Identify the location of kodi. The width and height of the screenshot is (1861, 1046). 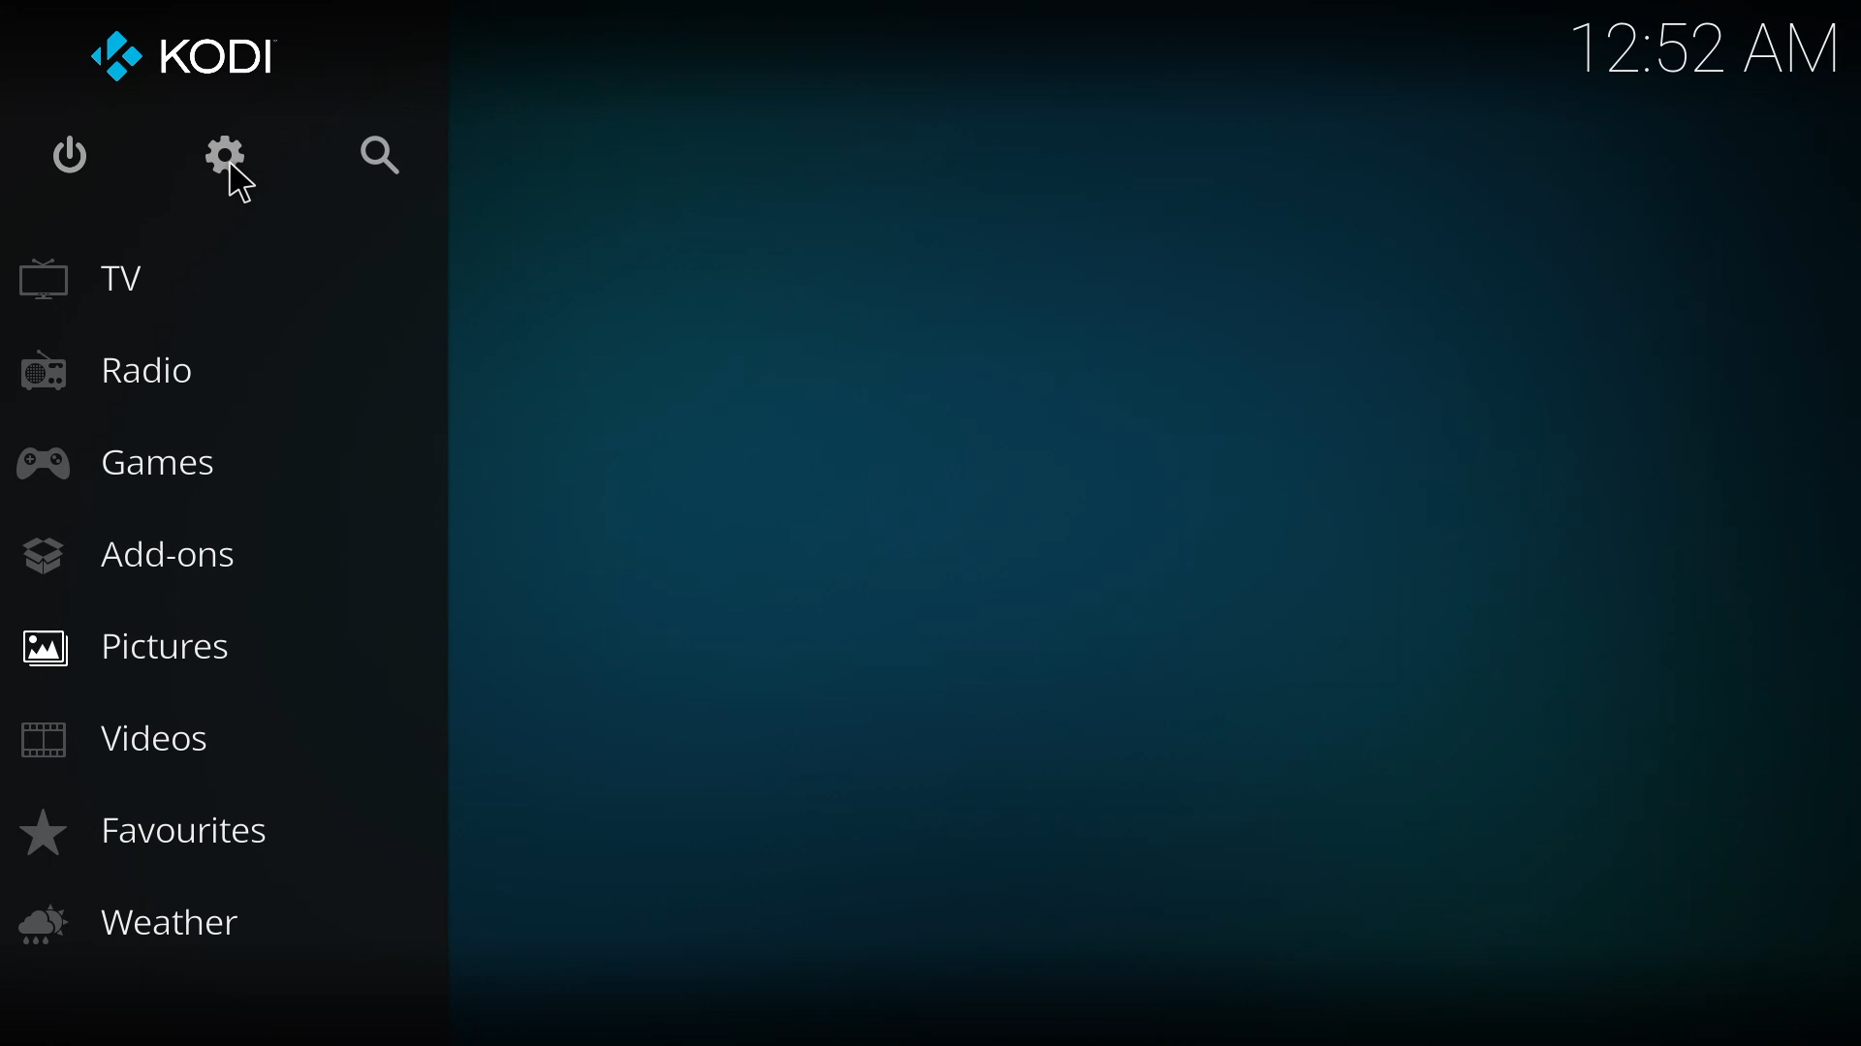
(228, 53).